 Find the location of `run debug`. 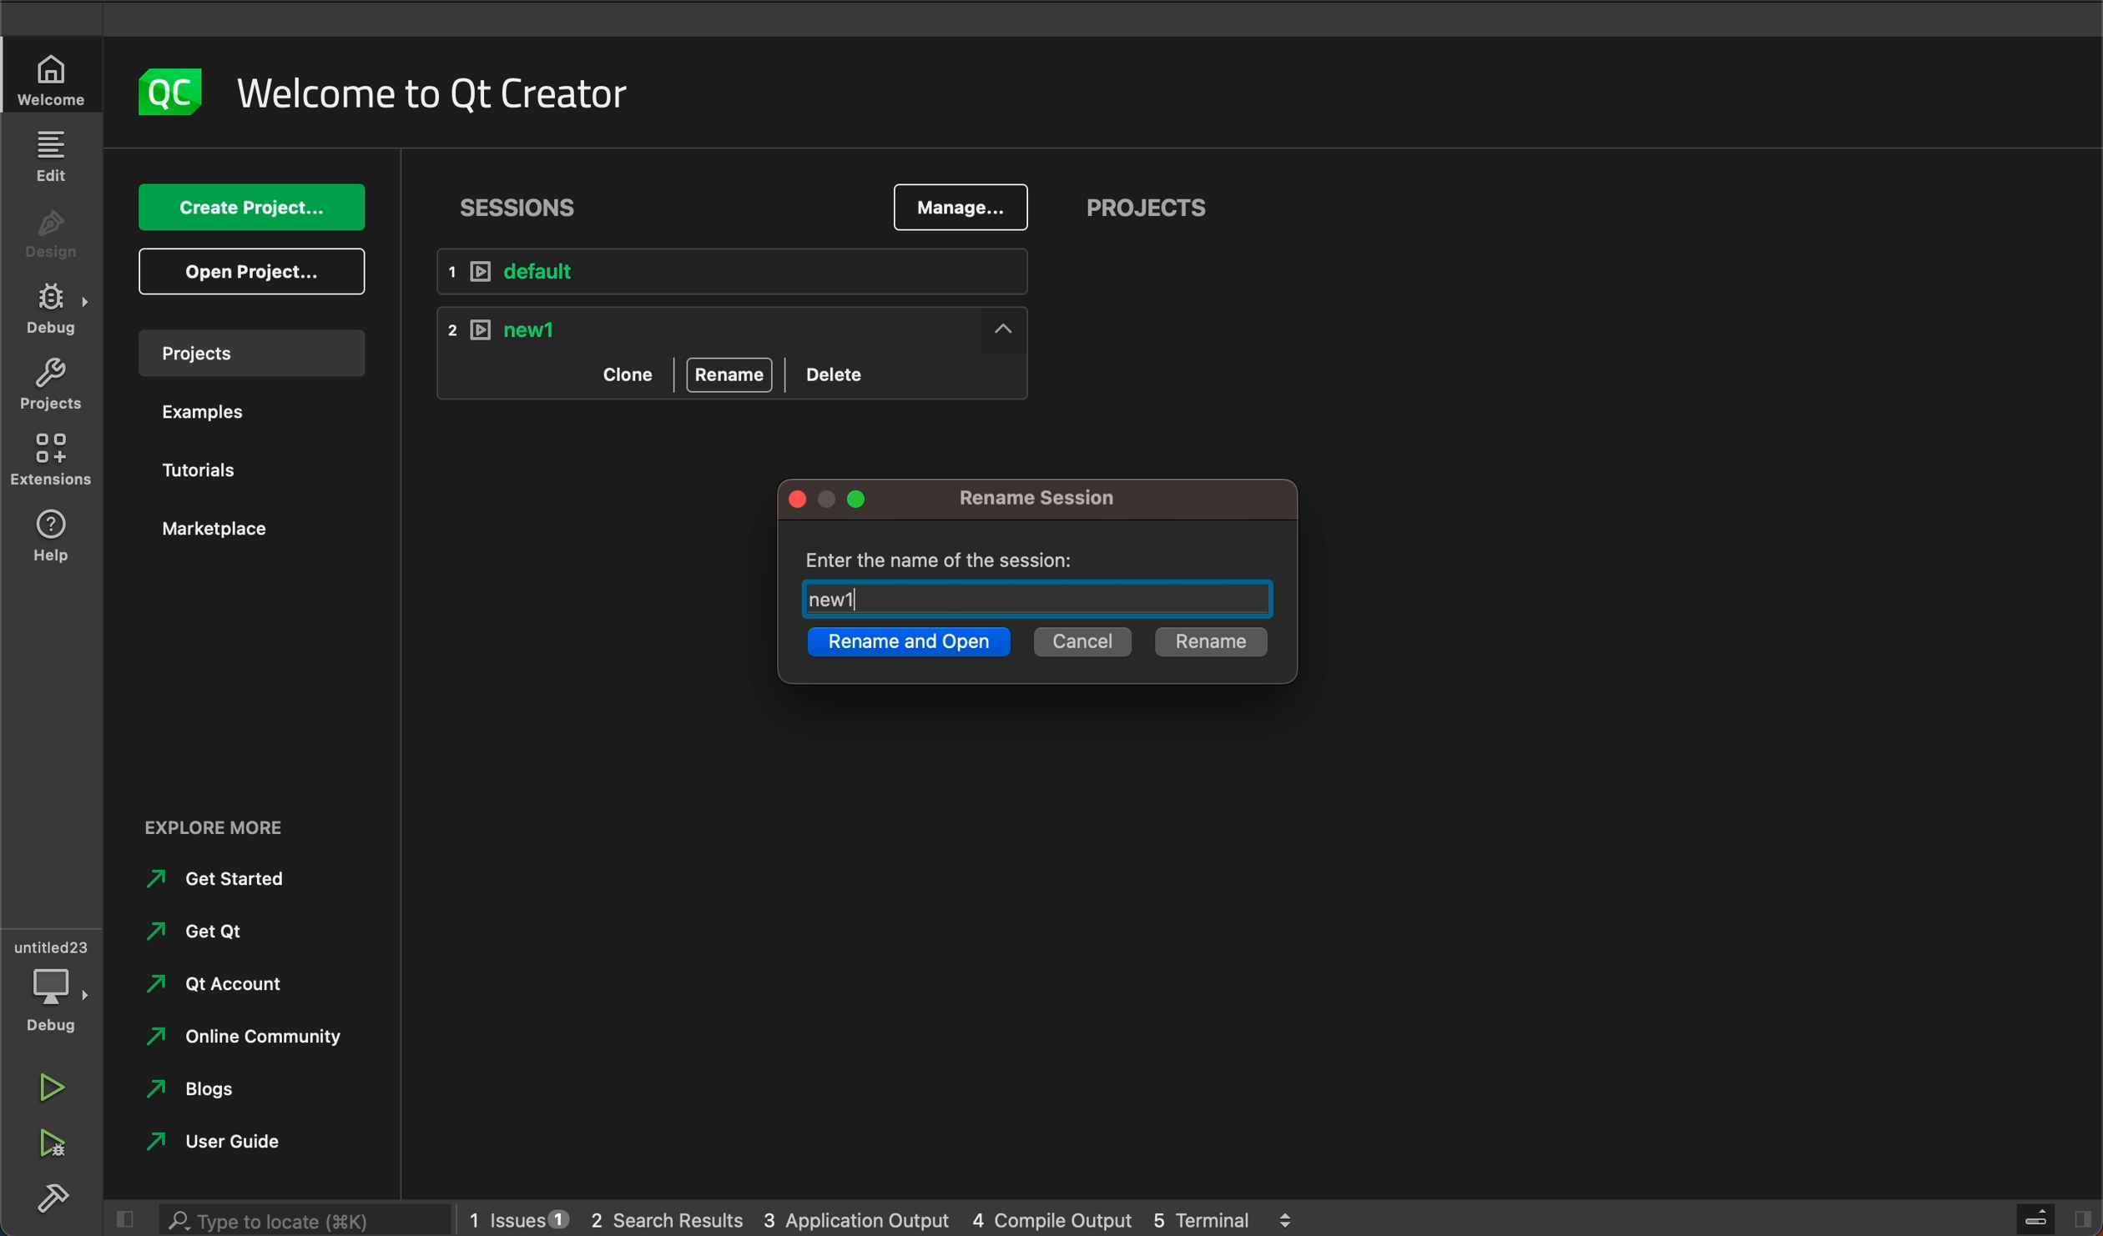

run debug is located at coordinates (47, 1142).